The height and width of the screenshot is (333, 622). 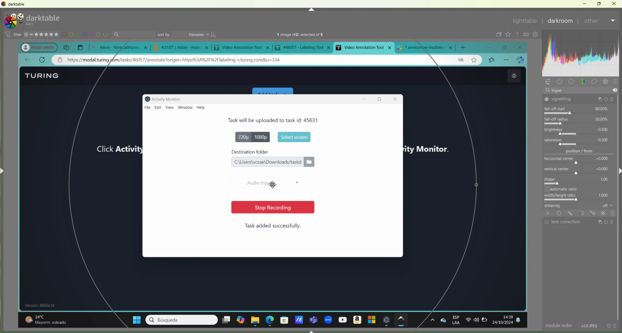 What do you see at coordinates (493, 47) in the screenshot?
I see `minimize` at bounding box center [493, 47].